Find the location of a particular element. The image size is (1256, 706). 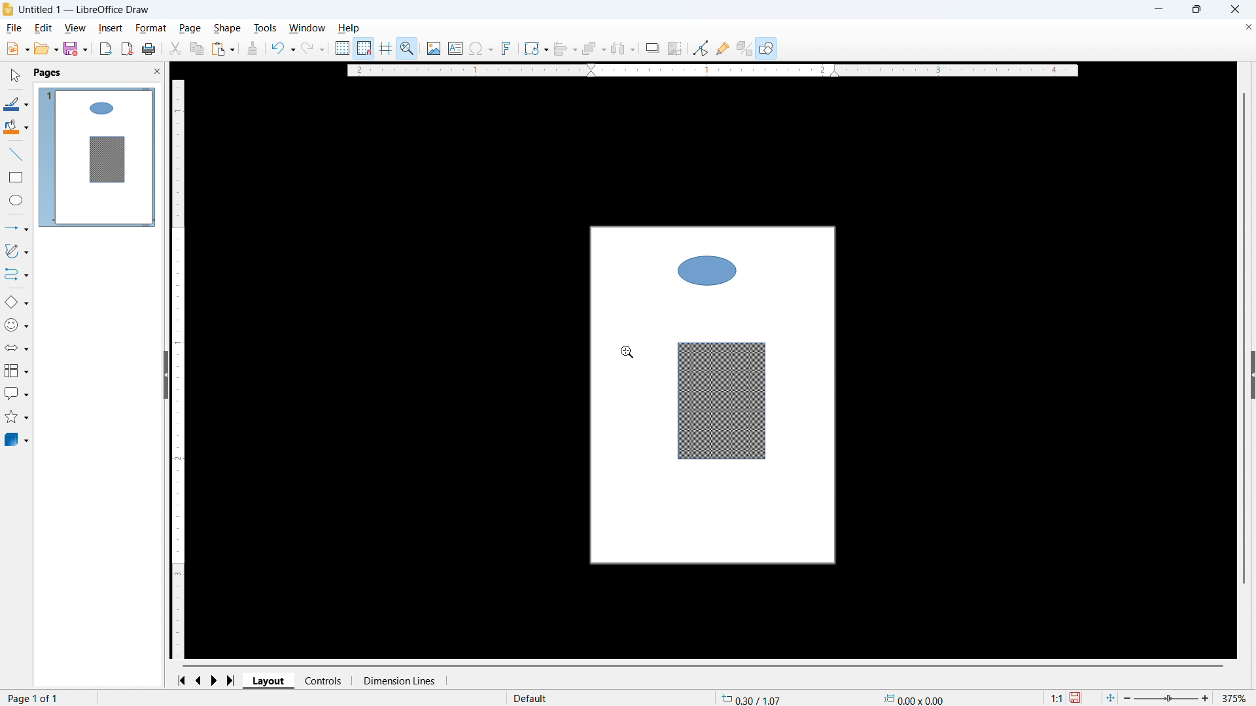

Scaling factor  is located at coordinates (1056, 698).